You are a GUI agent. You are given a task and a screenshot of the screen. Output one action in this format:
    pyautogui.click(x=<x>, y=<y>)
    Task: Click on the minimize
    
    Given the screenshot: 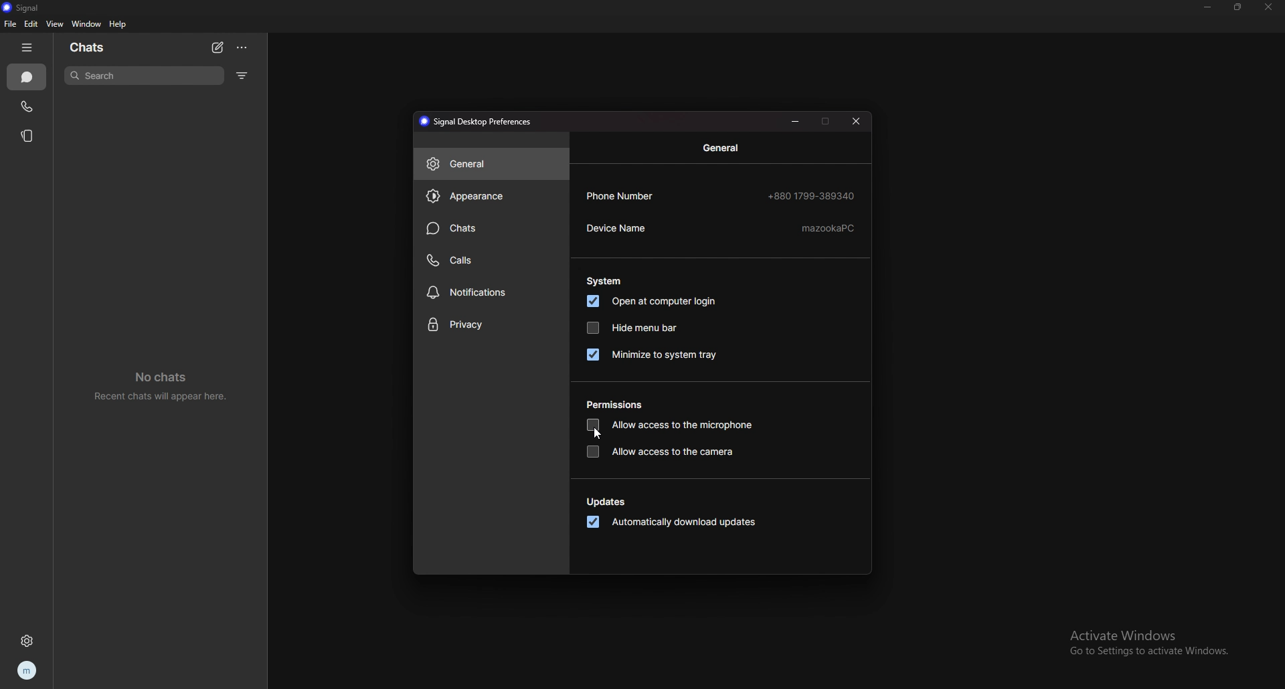 What is the action you would take?
    pyautogui.click(x=794, y=122)
    